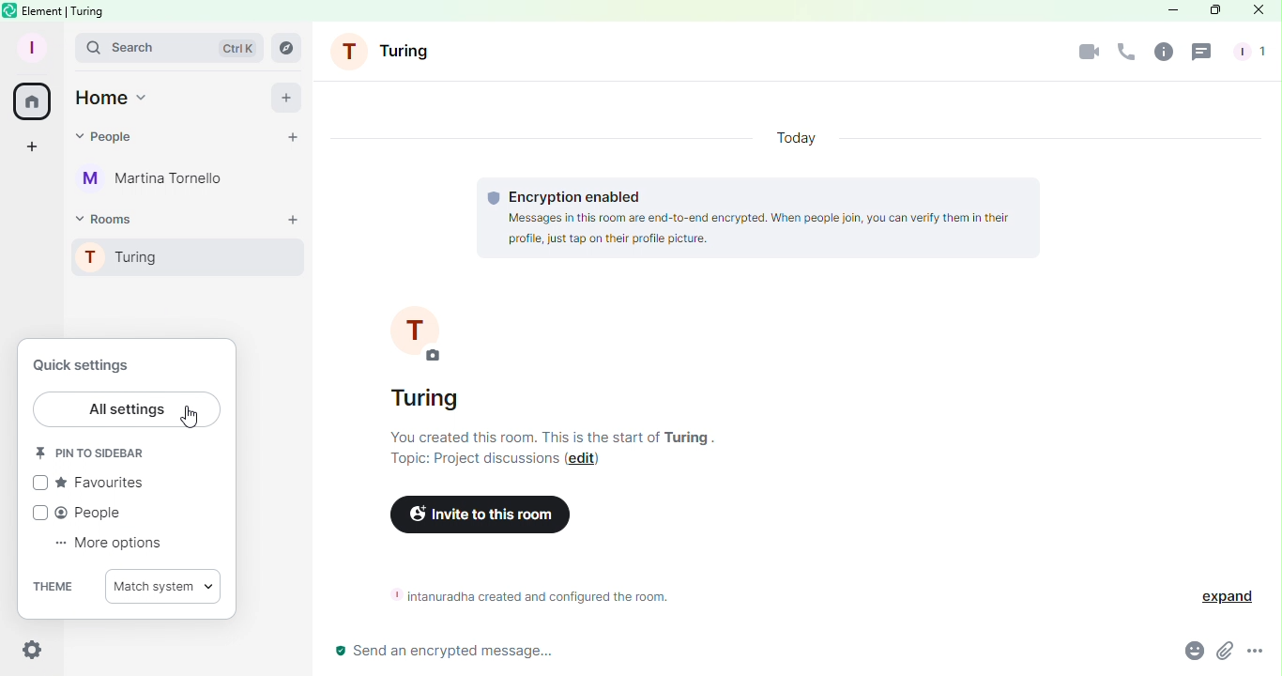 The image size is (1282, 676). I want to click on Turing ., so click(690, 437).